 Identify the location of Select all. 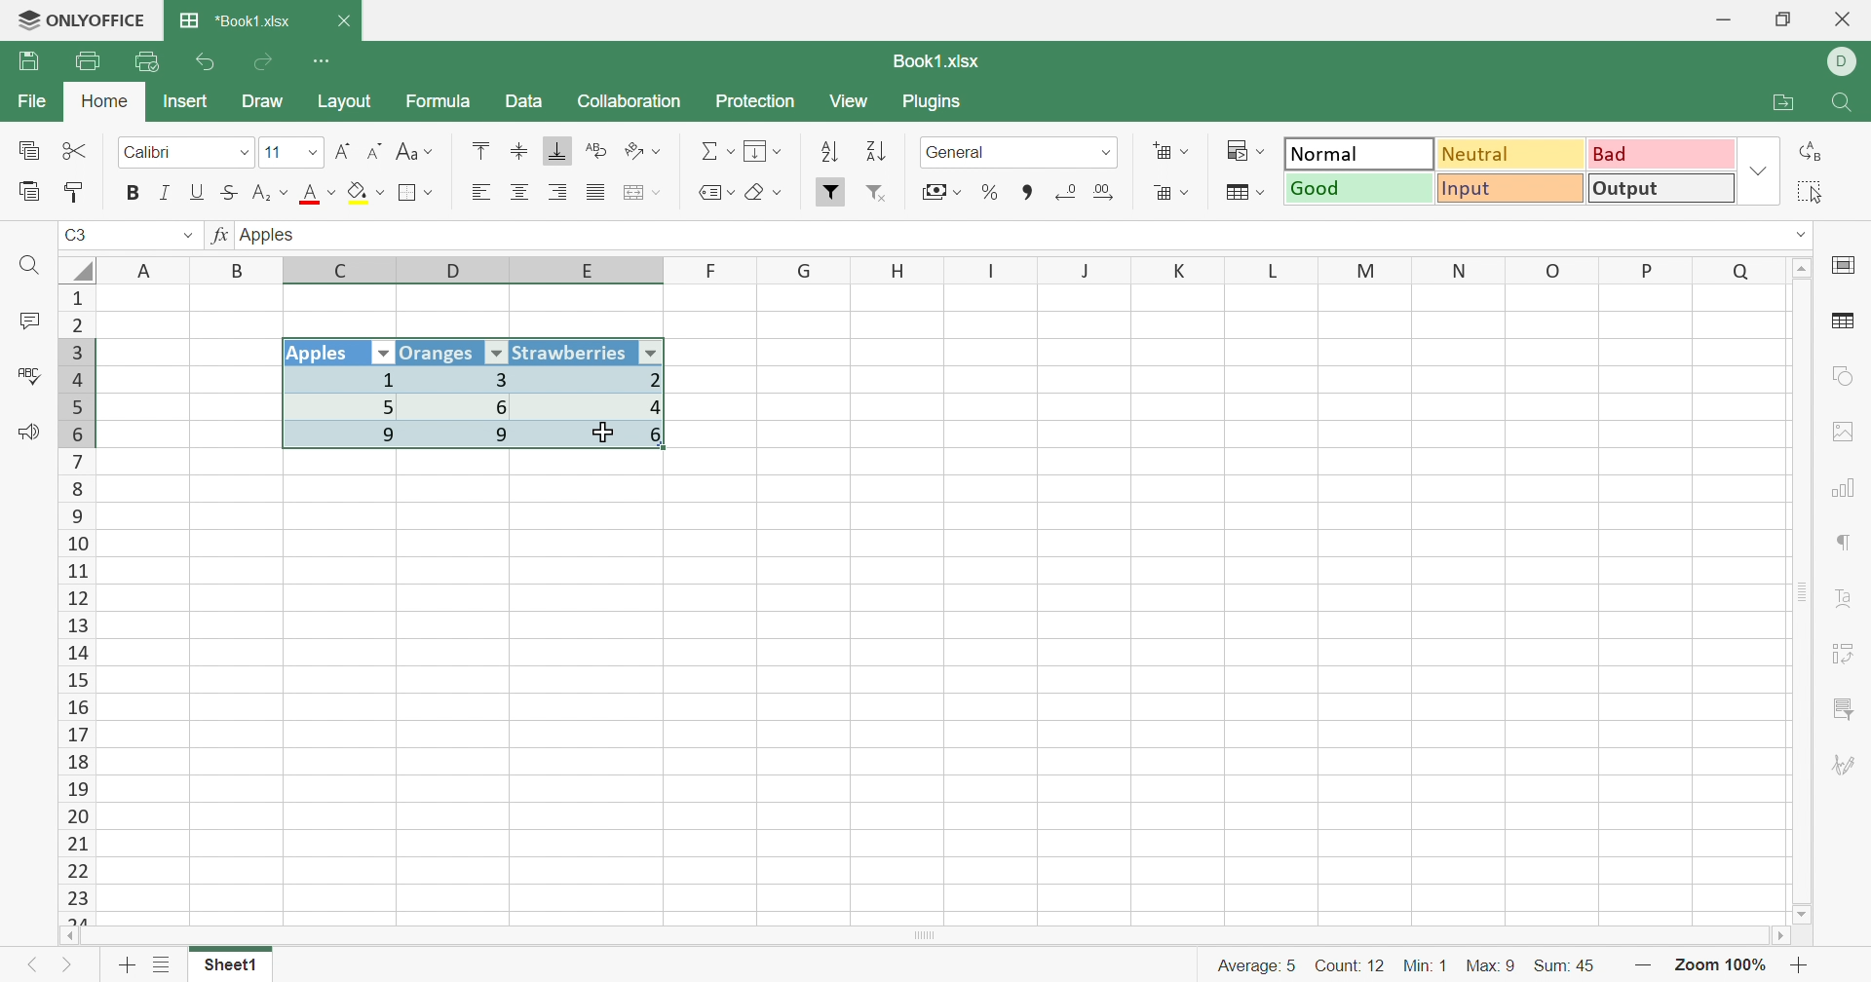
(77, 267).